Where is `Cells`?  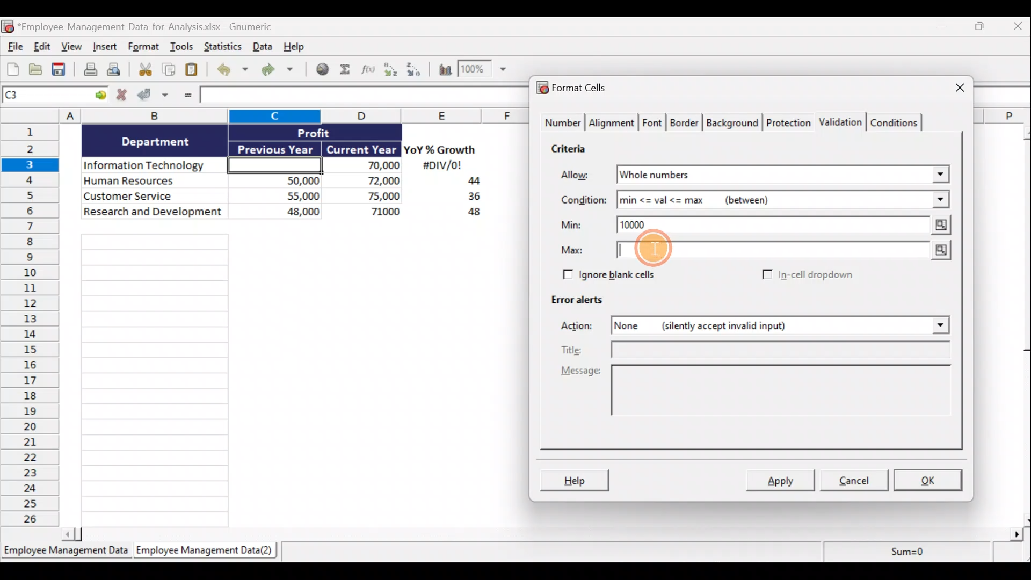 Cells is located at coordinates (289, 376).